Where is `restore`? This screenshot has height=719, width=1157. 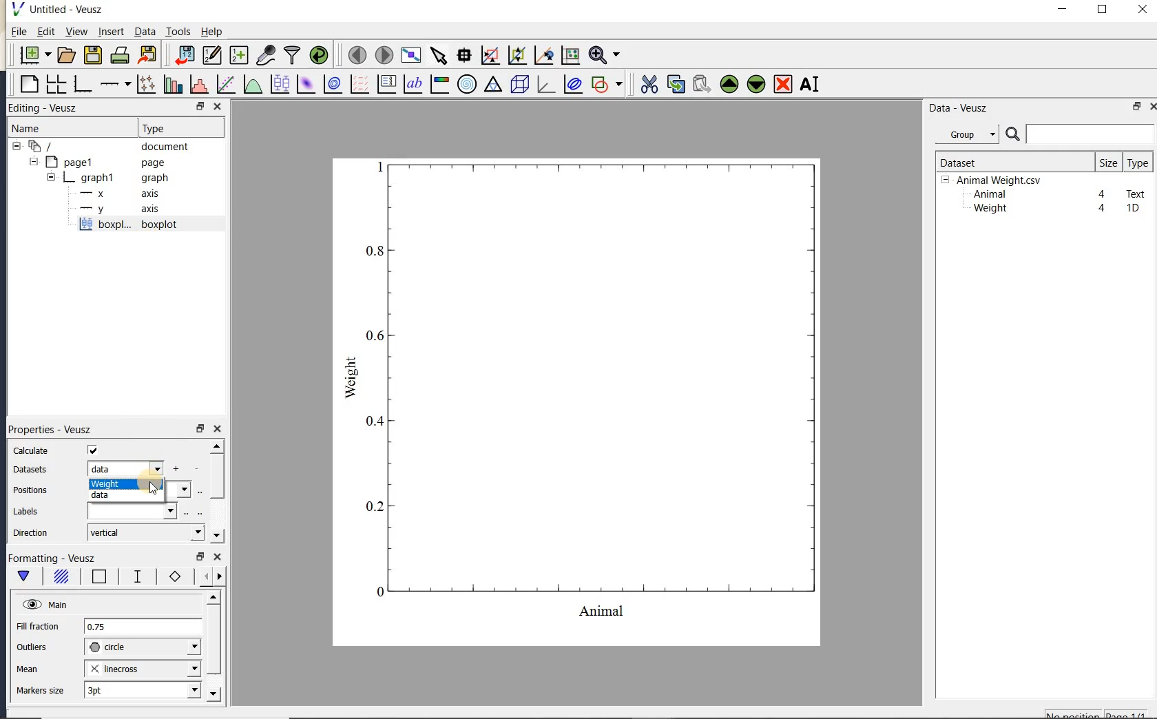
restore is located at coordinates (201, 557).